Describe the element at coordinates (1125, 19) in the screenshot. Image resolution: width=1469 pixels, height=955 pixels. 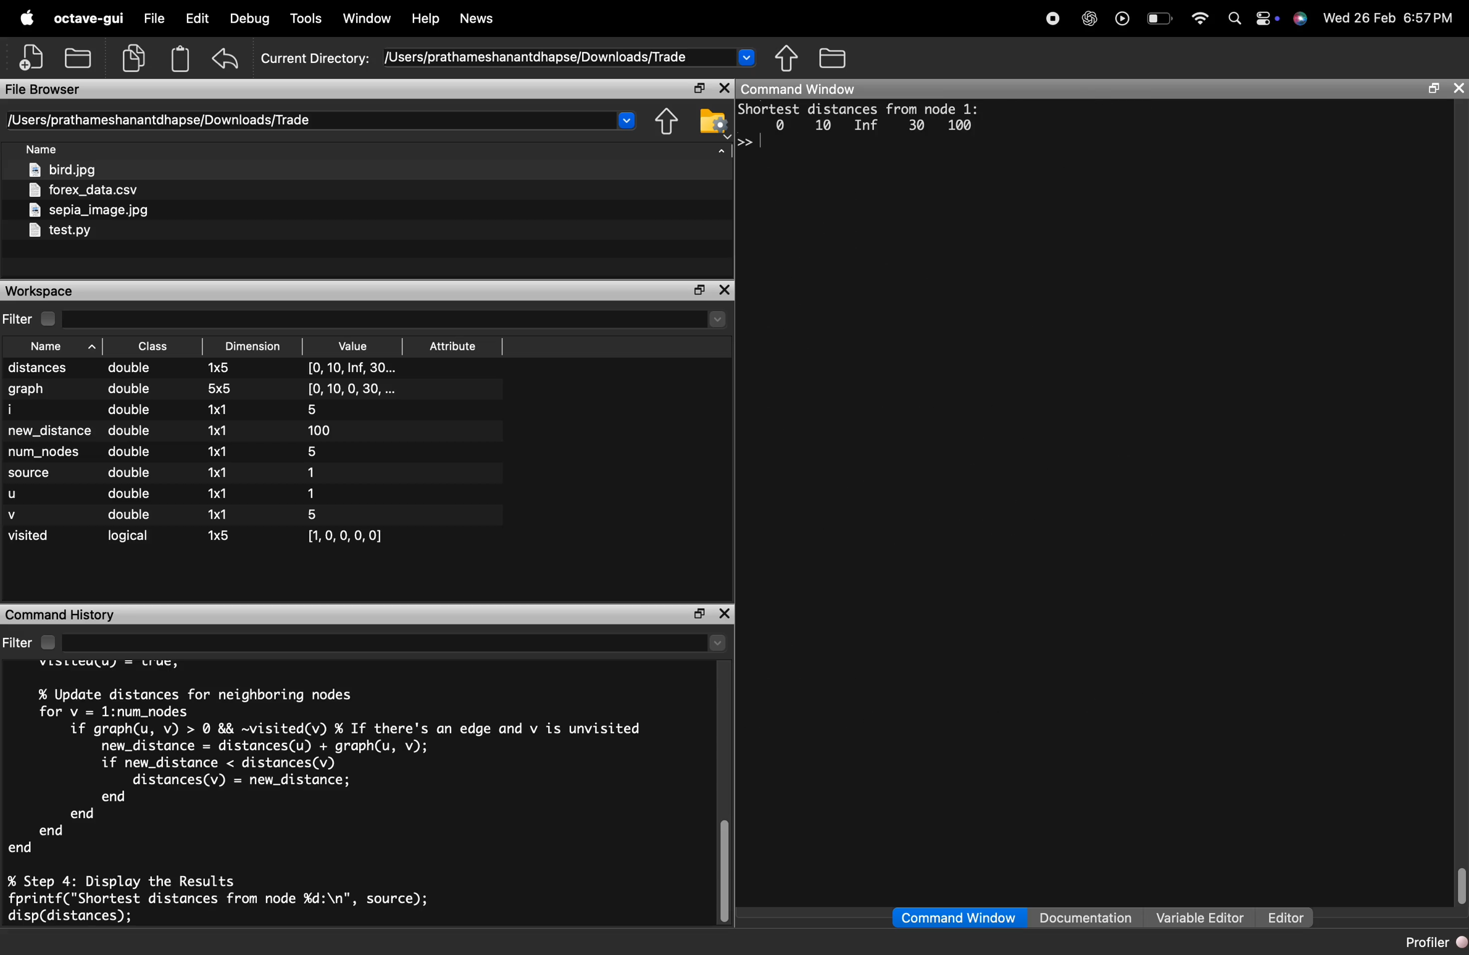
I see `play` at that location.